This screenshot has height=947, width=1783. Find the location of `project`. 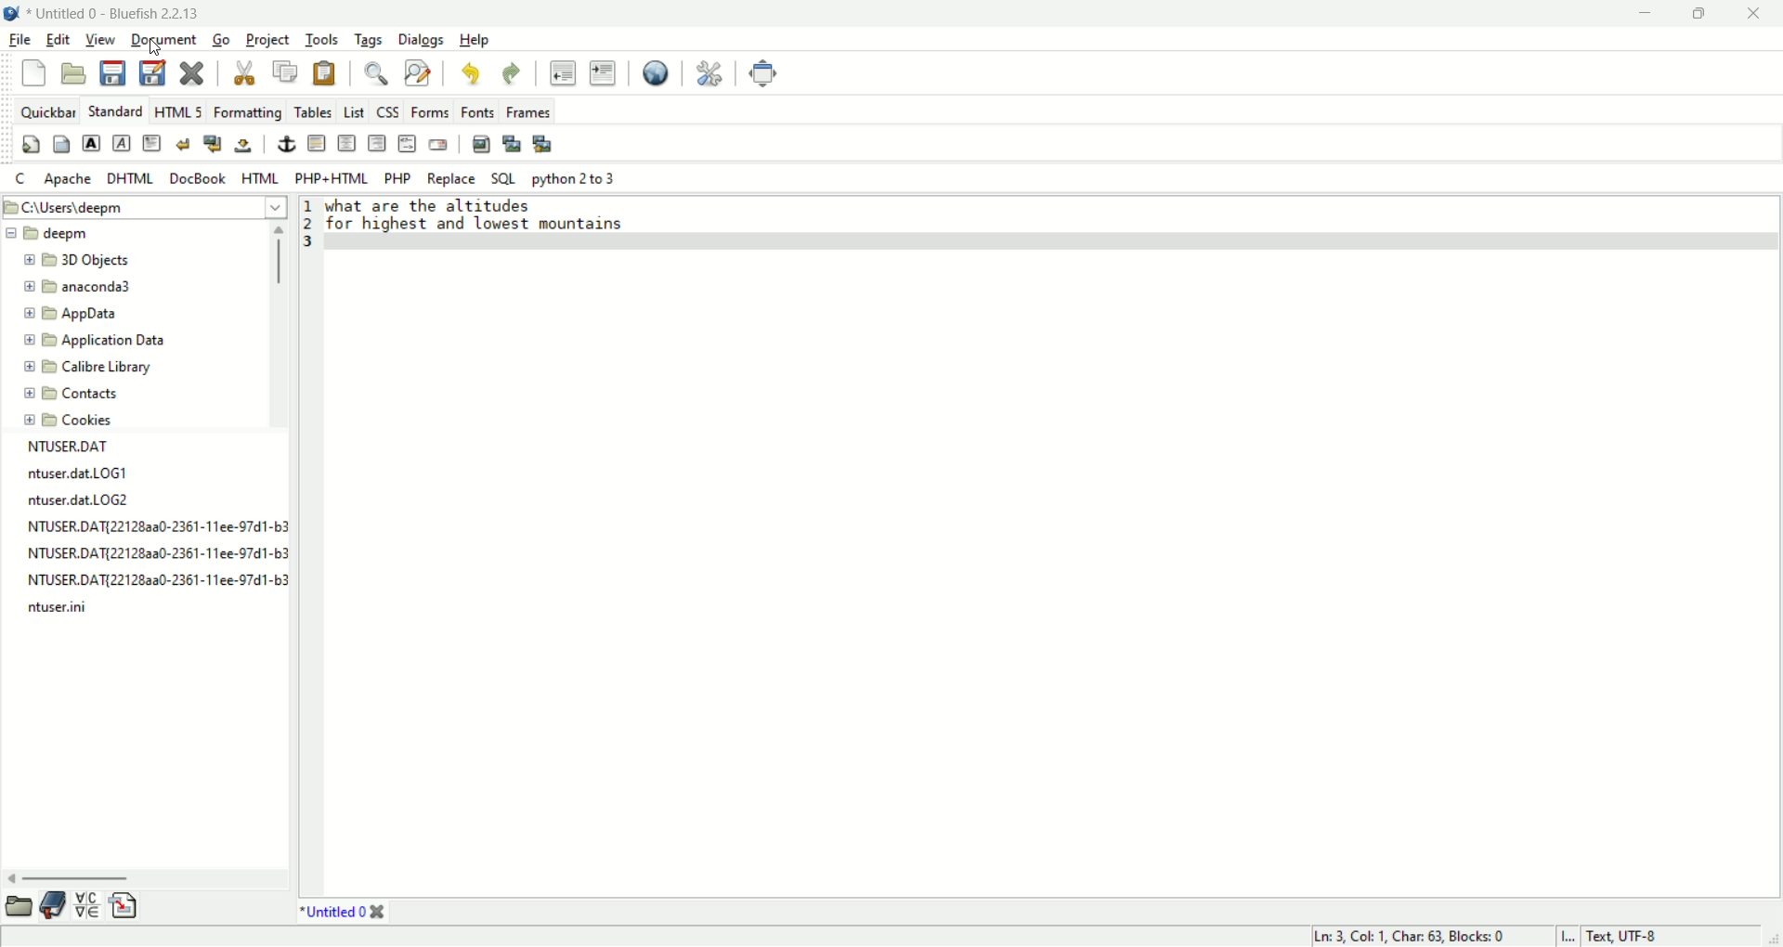

project is located at coordinates (267, 41).